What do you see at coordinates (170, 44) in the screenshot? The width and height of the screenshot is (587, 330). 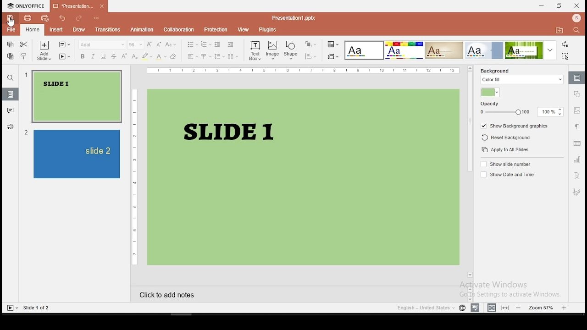 I see `change case` at bounding box center [170, 44].